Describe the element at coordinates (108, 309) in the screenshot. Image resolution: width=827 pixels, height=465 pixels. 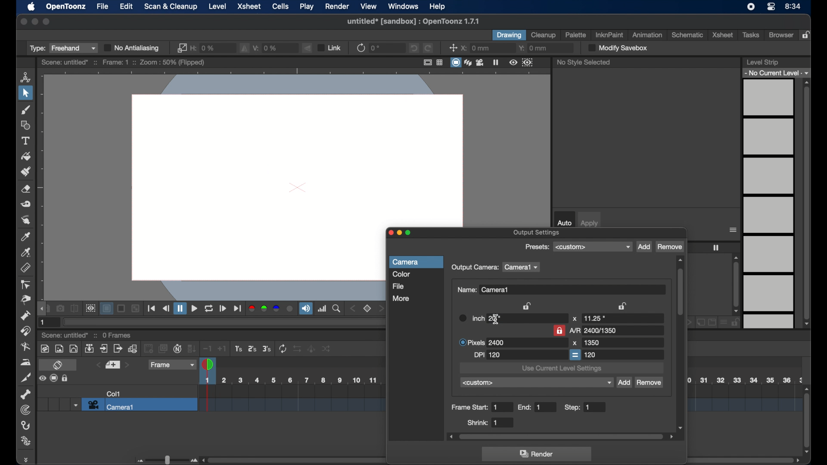
I see `background` at that location.